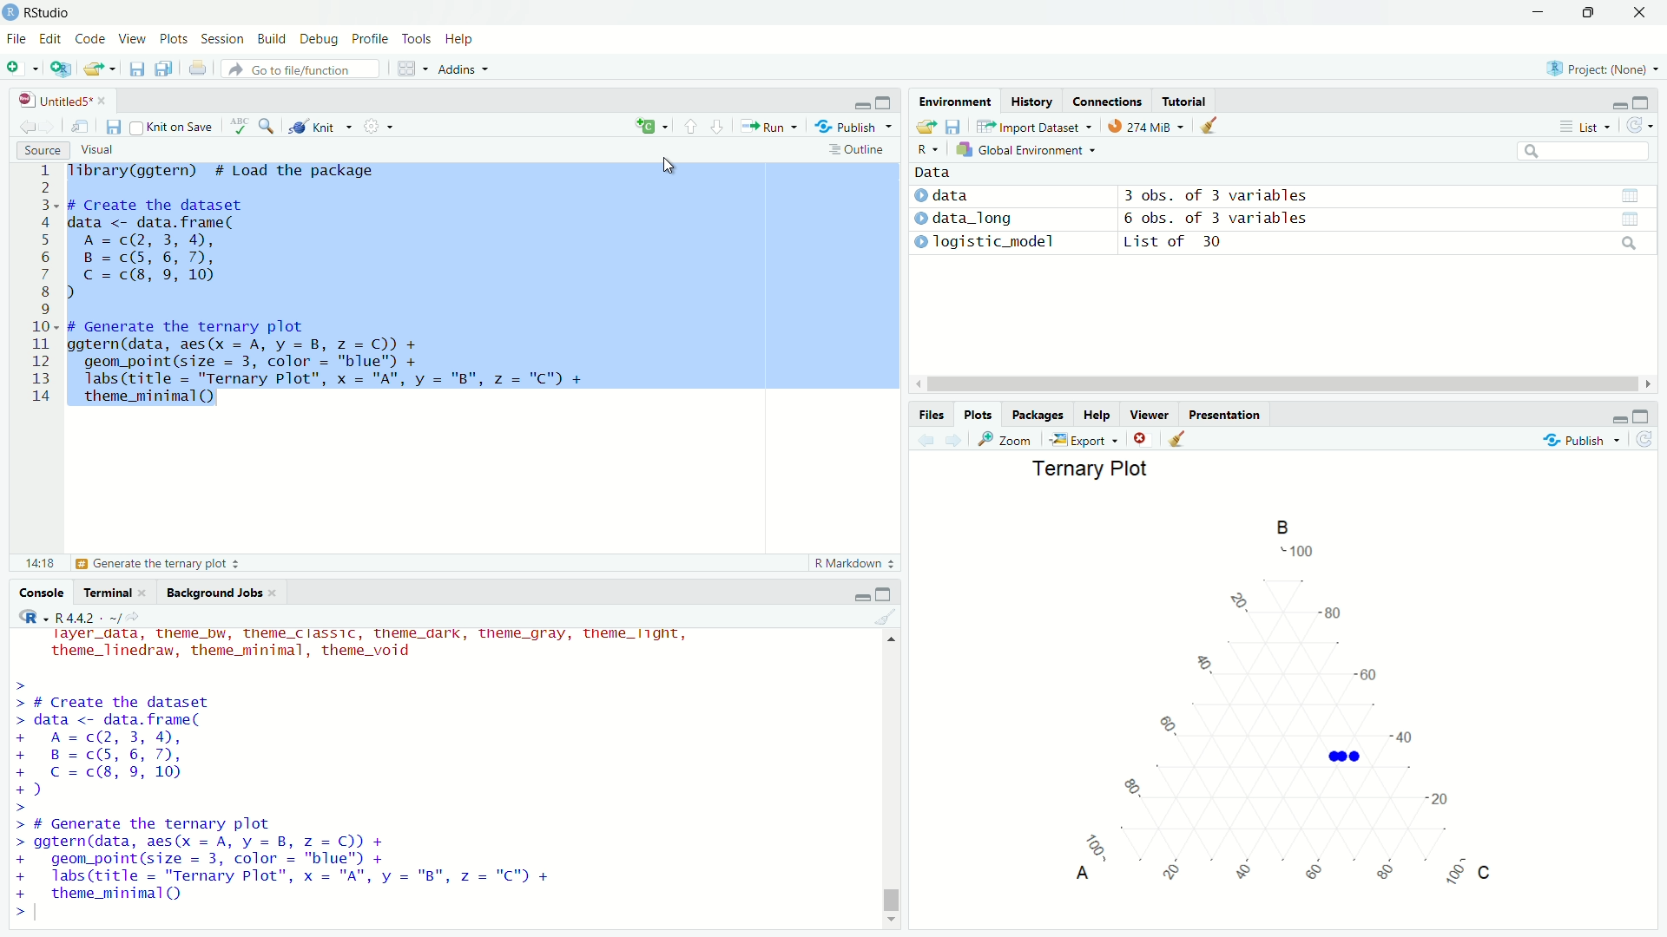 Image resolution: width=1667 pixels, height=937 pixels. I want to click on Debug, so click(315, 40).